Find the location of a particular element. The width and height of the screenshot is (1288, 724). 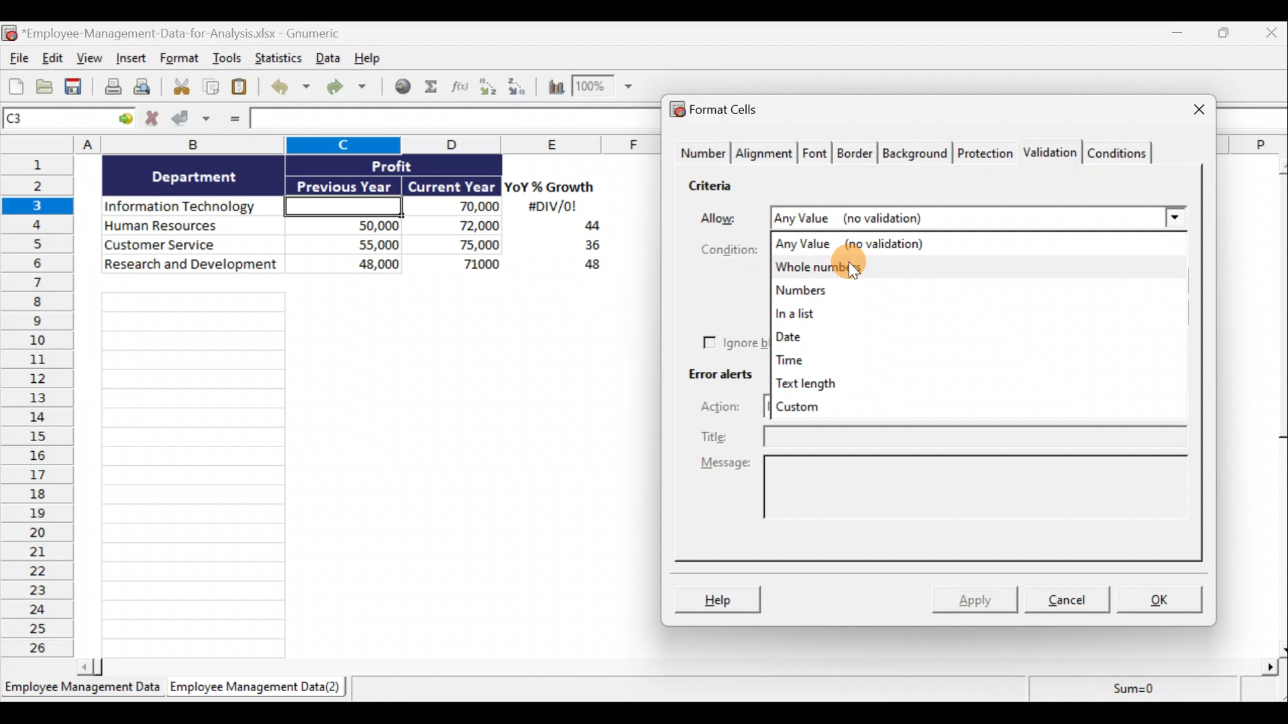

Data is located at coordinates (327, 58).